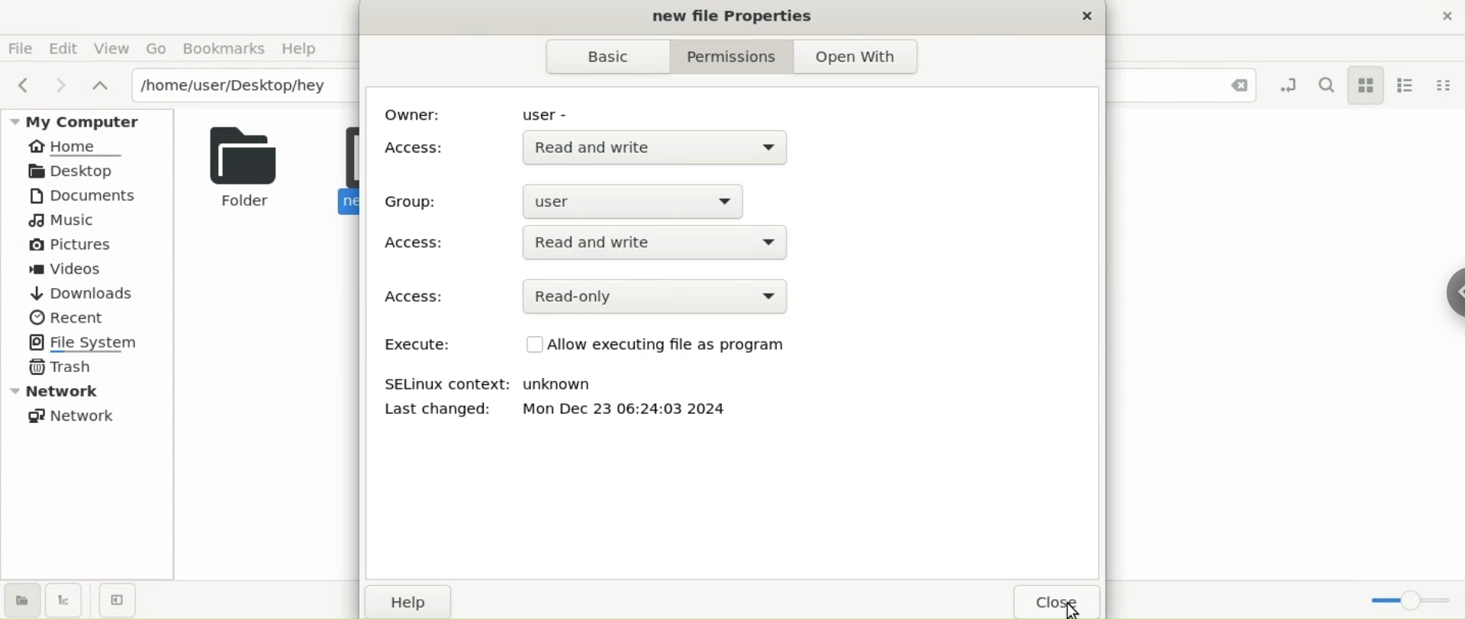  Describe the element at coordinates (526, 385) in the screenshot. I see `SELinux context: unknown` at that location.